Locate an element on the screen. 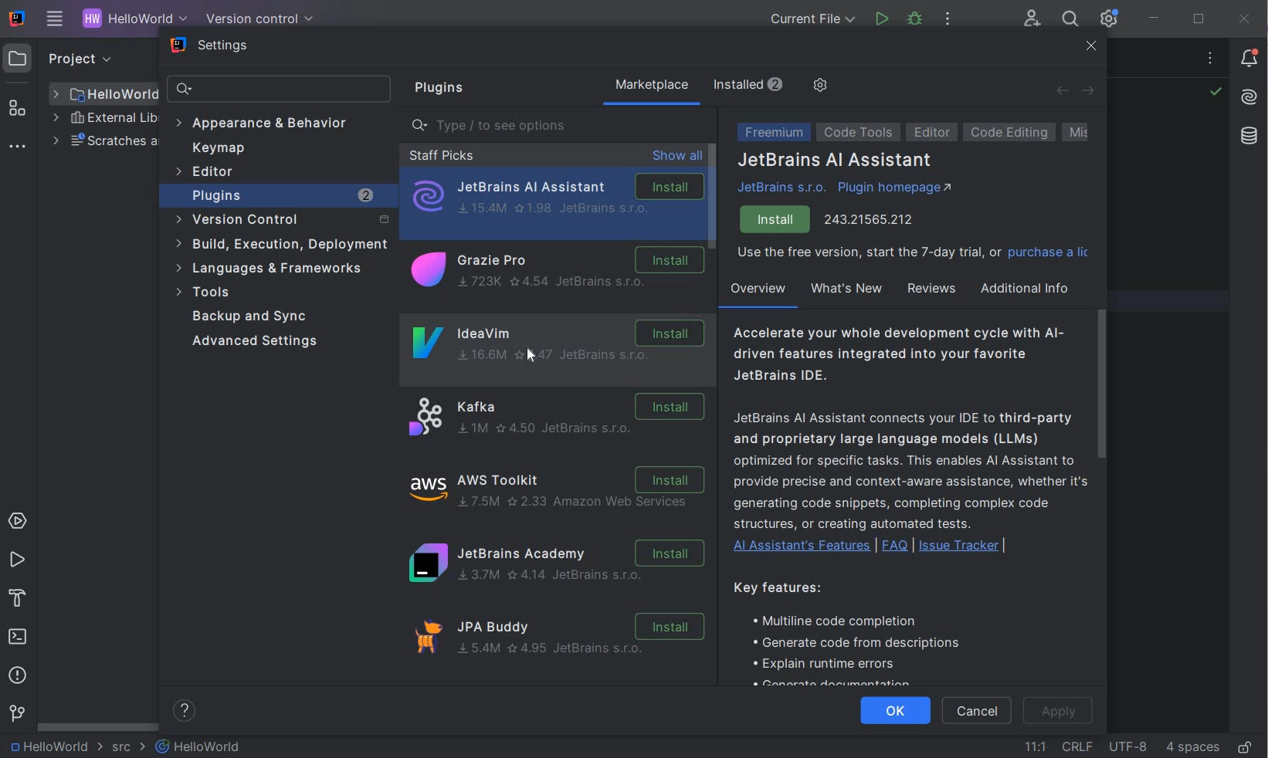 Image resolution: width=1268 pixels, height=758 pixels. FORWARD is located at coordinates (1089, 92).